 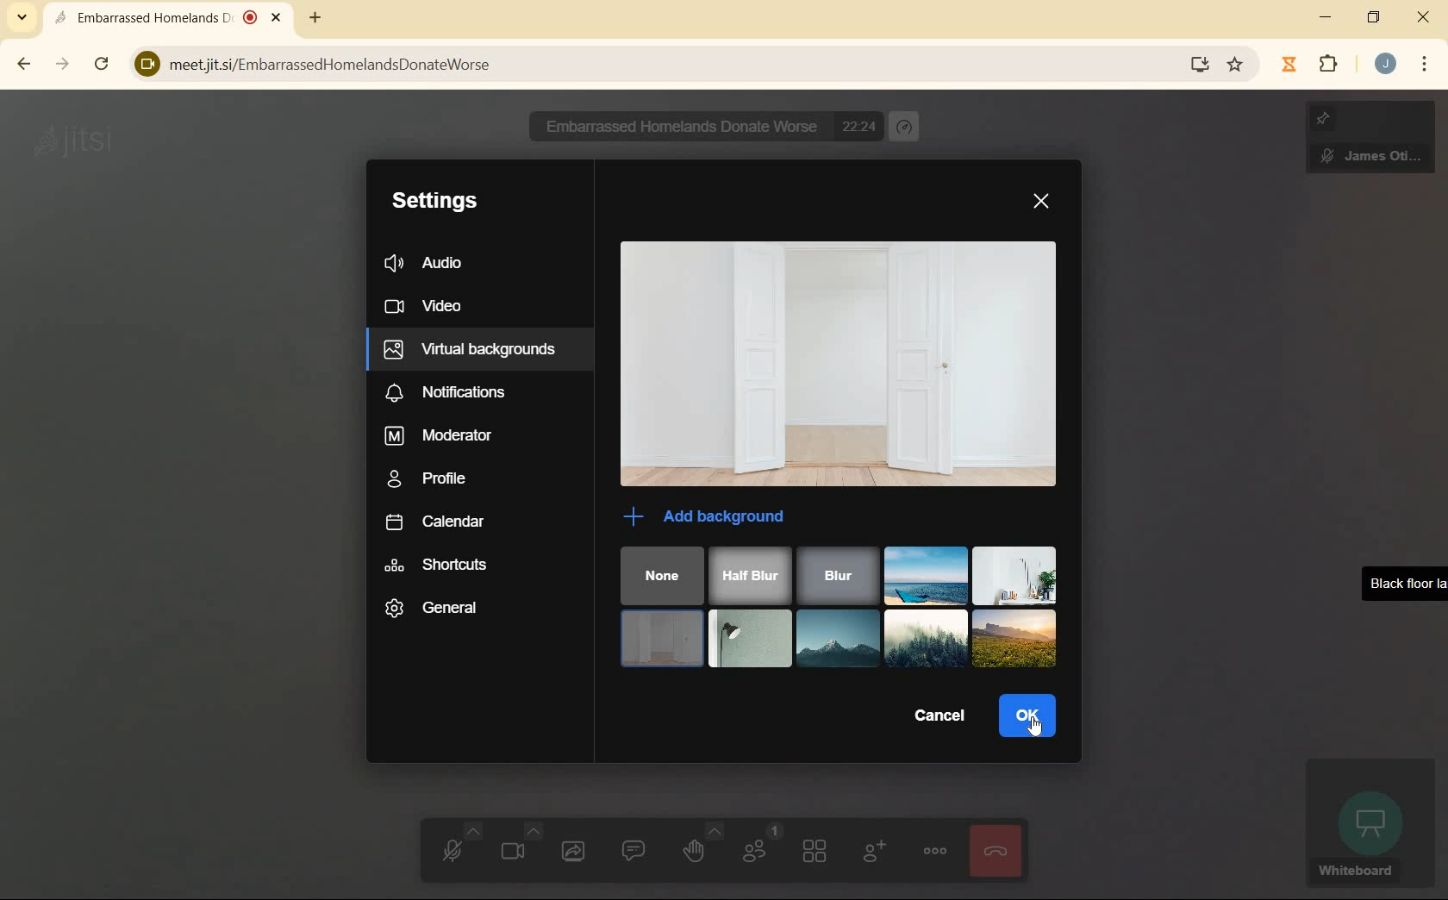 I want to click on calendar, so click(x=432, y=518).